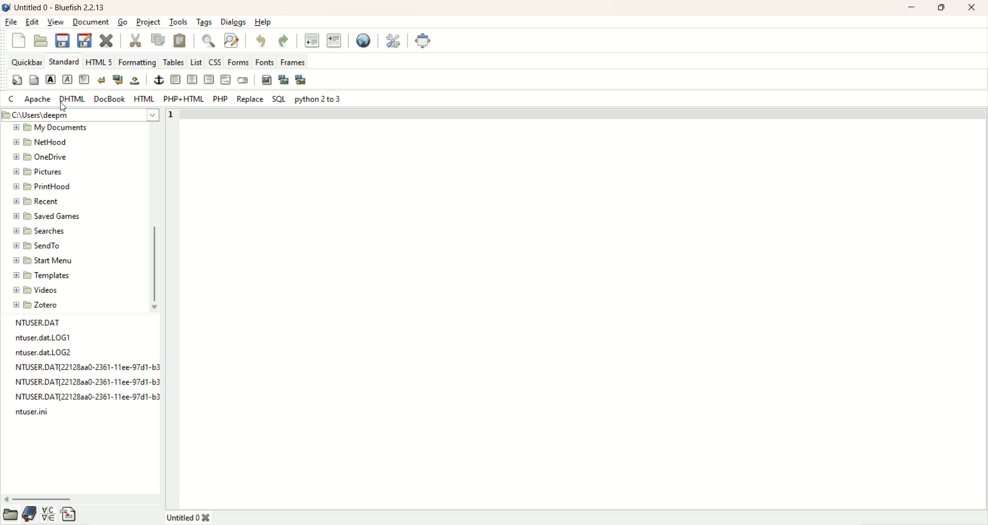 This screenshot has width=988, height=525. I want to click on email, so click(243, 80).